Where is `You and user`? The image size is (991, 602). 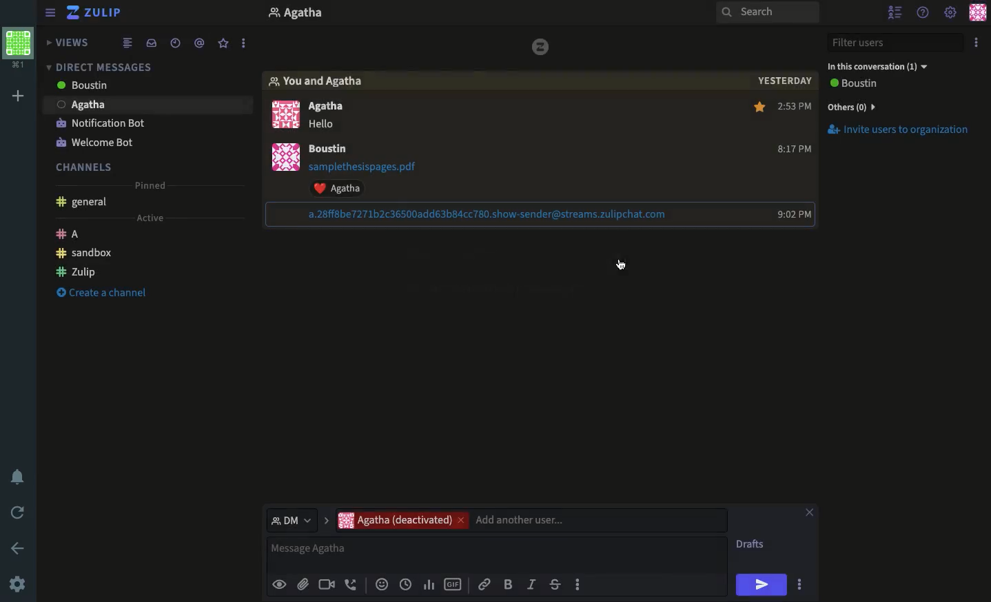 You and user is located at coordinates (323, 82).